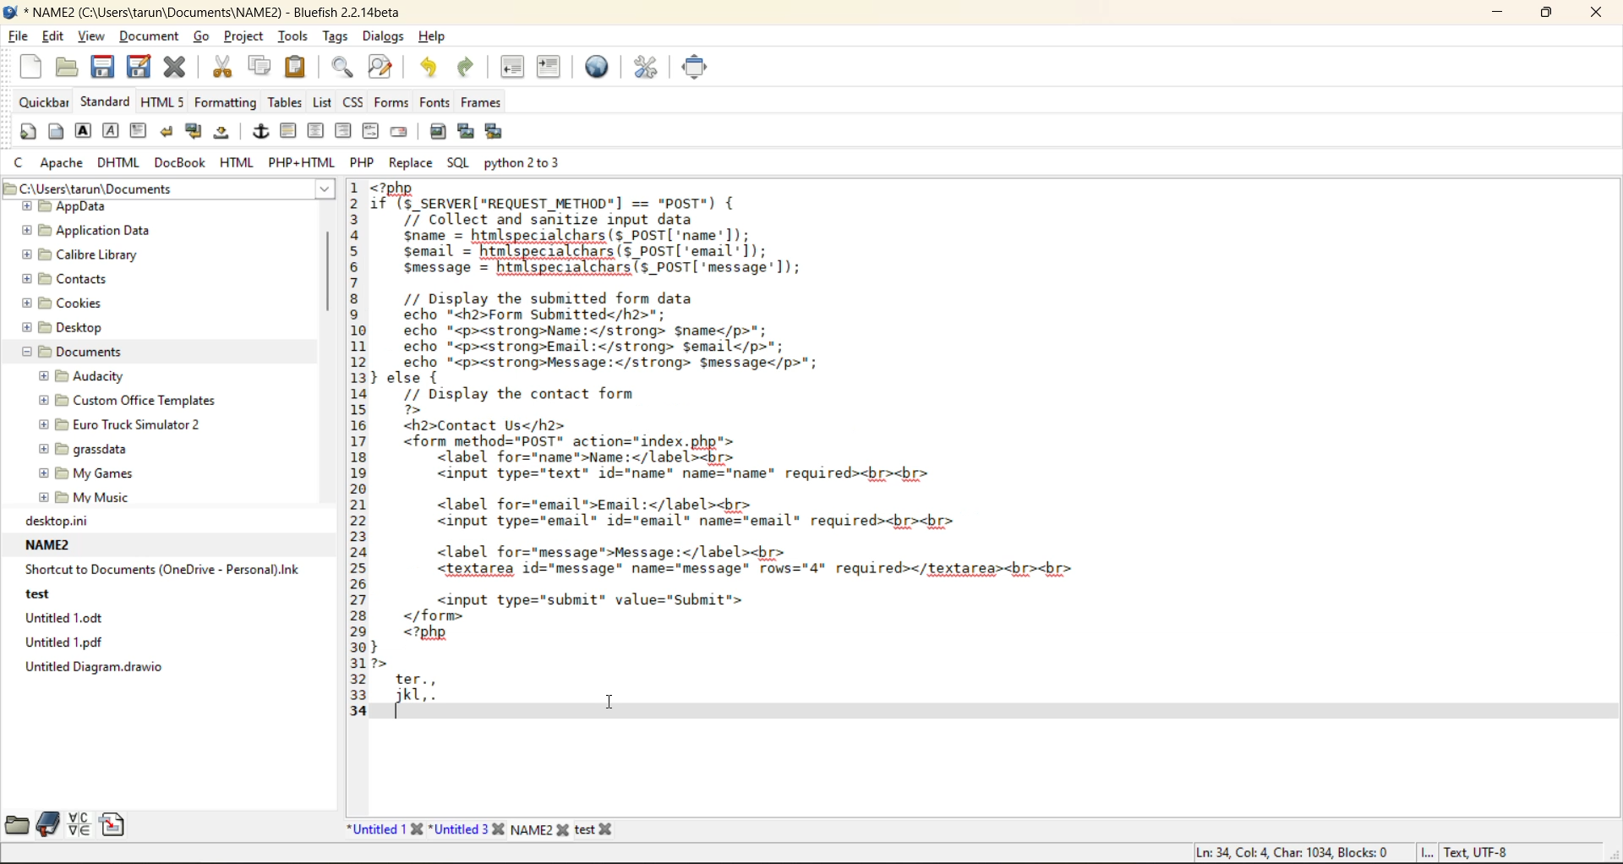 Image resolution: width=1623 pixels, height=864 pixels. I want to click on php html, so click(303, 162).